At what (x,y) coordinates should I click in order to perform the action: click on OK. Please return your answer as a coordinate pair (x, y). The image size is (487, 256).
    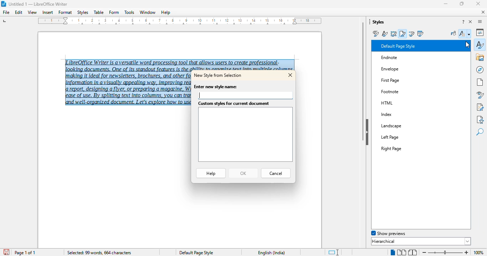
    Looking at the image, I should click on (242, 174).